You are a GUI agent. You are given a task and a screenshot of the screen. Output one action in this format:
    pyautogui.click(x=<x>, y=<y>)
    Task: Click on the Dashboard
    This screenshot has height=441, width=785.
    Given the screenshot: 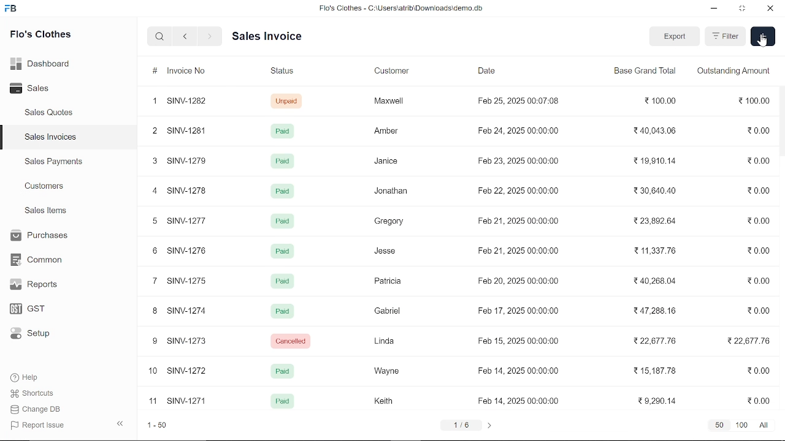 What is the action you would take?
    pyautogui.click(x=43, y=63)
    